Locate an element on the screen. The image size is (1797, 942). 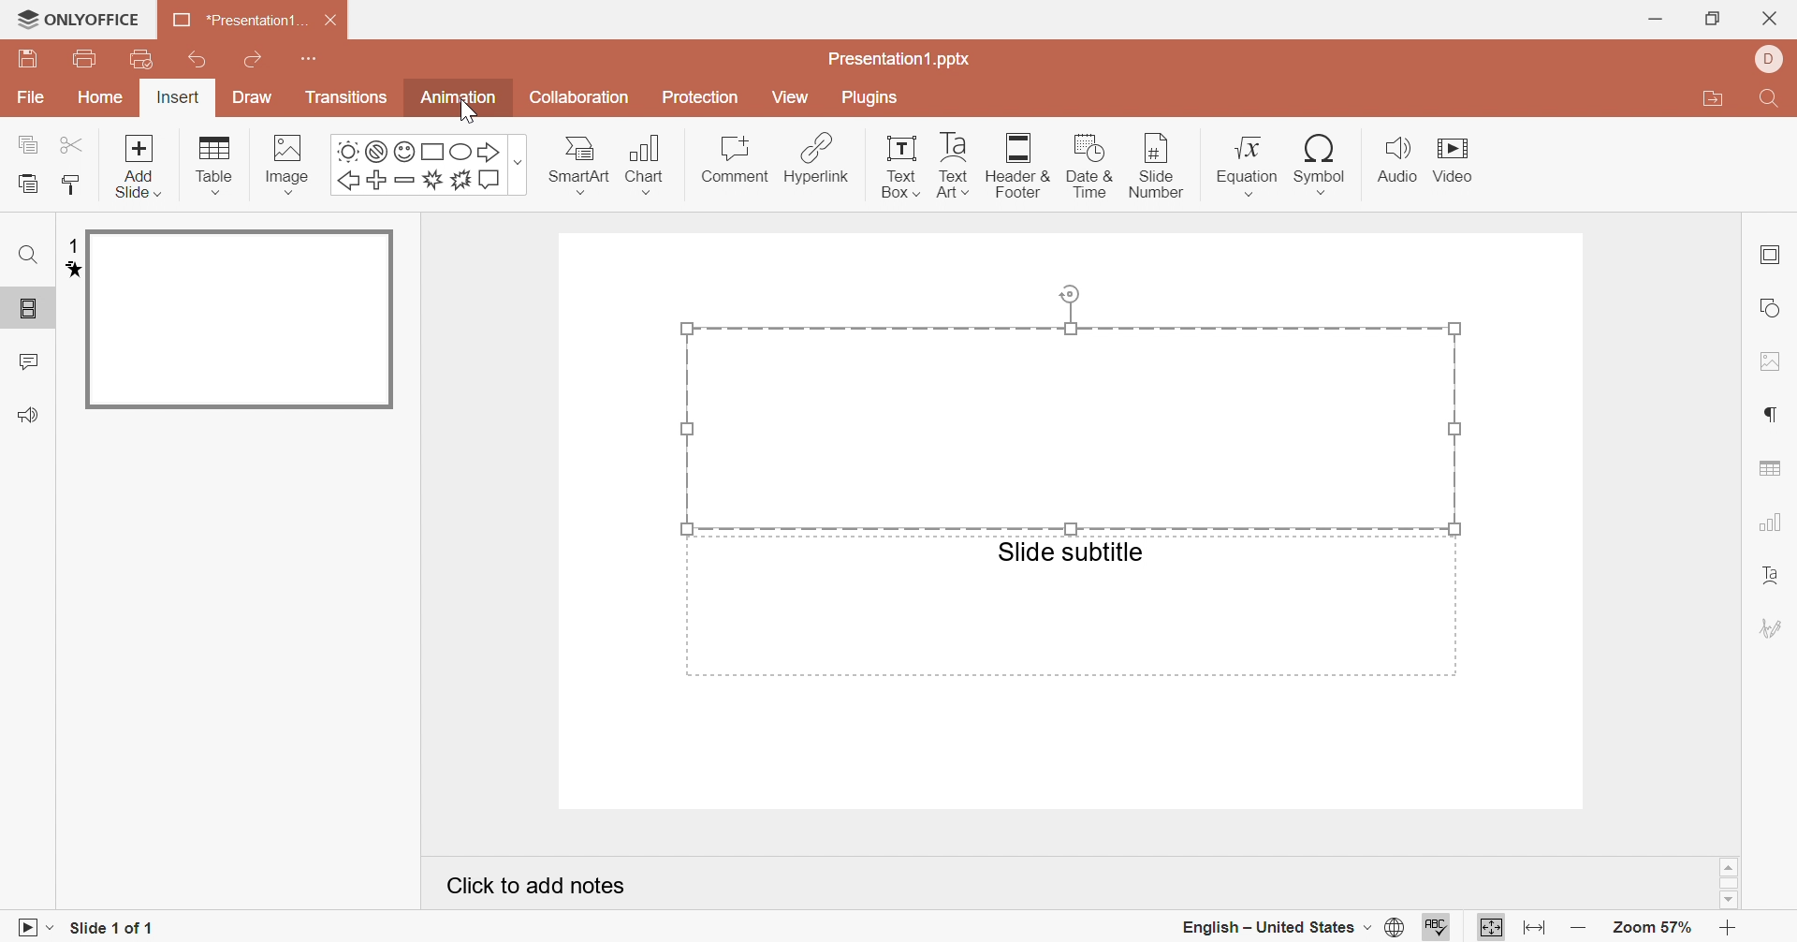
protection is located at coordinates (699, 98).